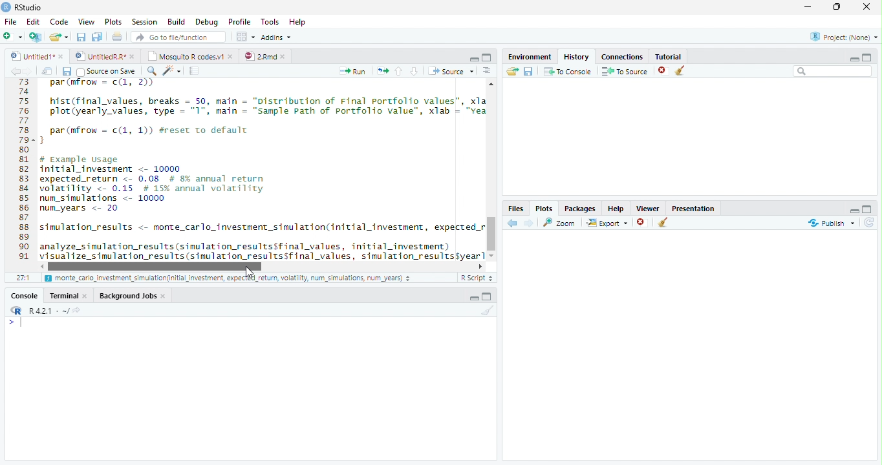 Image resolution: width=882 pixels, height=465 pixels. Describe the element at coordinates (477, 278) in the screenshot. I see `R Script` at that location.